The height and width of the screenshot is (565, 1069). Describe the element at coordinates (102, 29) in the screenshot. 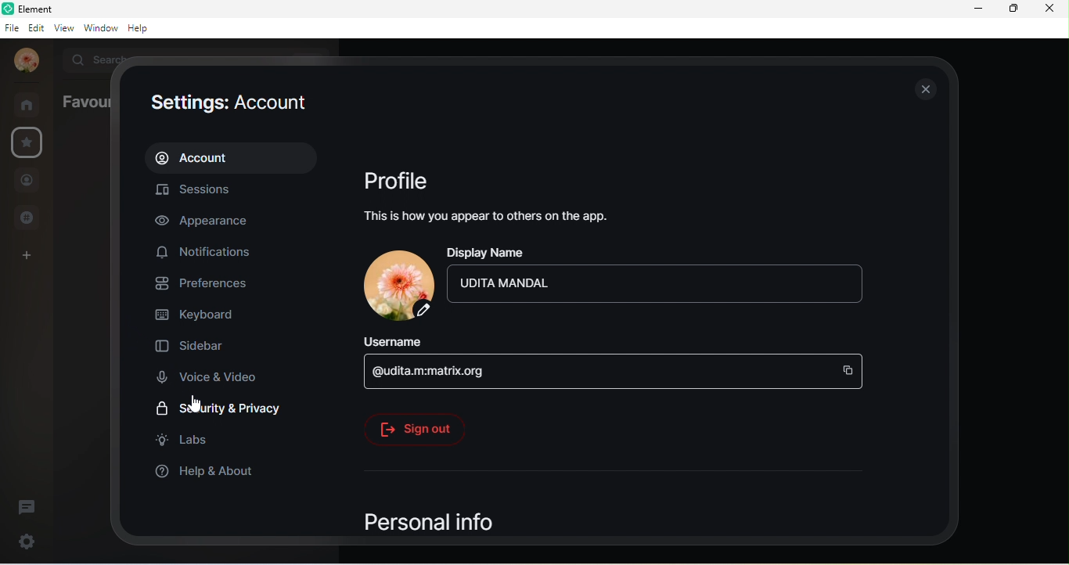

I see `window` at that location.